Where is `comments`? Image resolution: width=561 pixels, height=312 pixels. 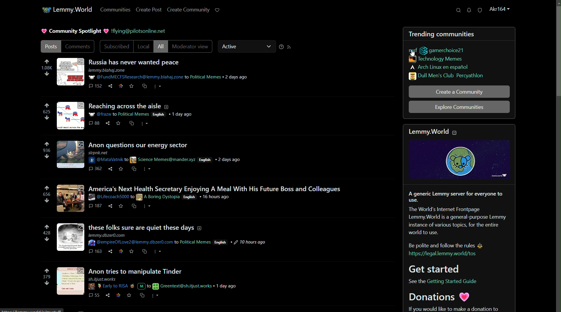
comments is located at coordinates (94, 294).